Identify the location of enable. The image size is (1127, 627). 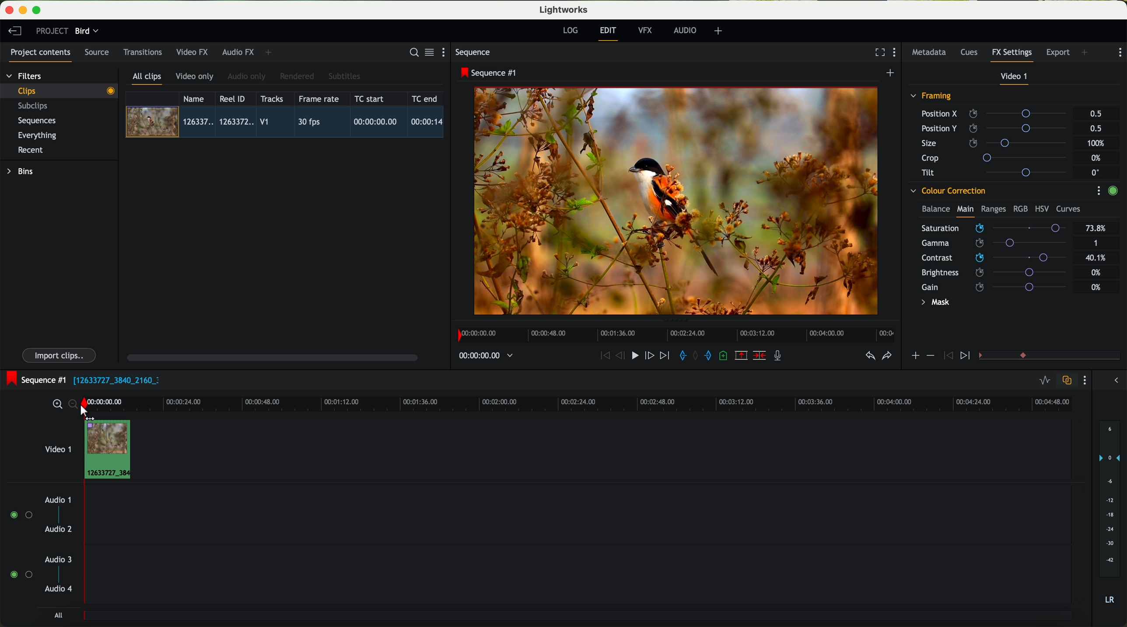
(1113, 192).